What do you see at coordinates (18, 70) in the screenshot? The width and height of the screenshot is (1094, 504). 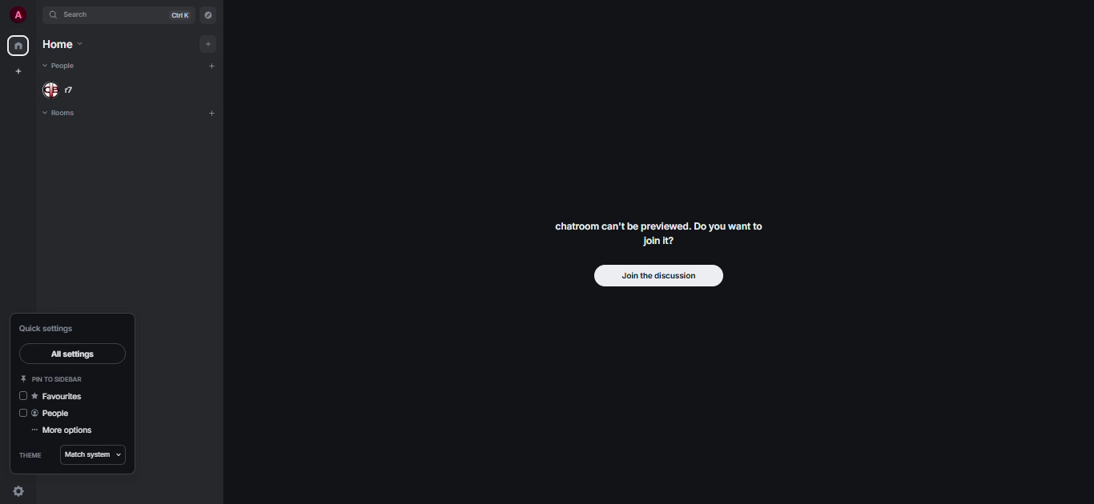 I see `create space` at bounding box center [18, 70].